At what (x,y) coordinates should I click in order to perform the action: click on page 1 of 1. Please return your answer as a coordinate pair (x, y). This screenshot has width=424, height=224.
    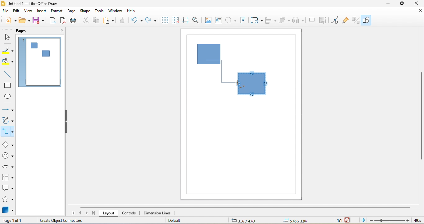
    Looking at the image, I should click on (17, 220).